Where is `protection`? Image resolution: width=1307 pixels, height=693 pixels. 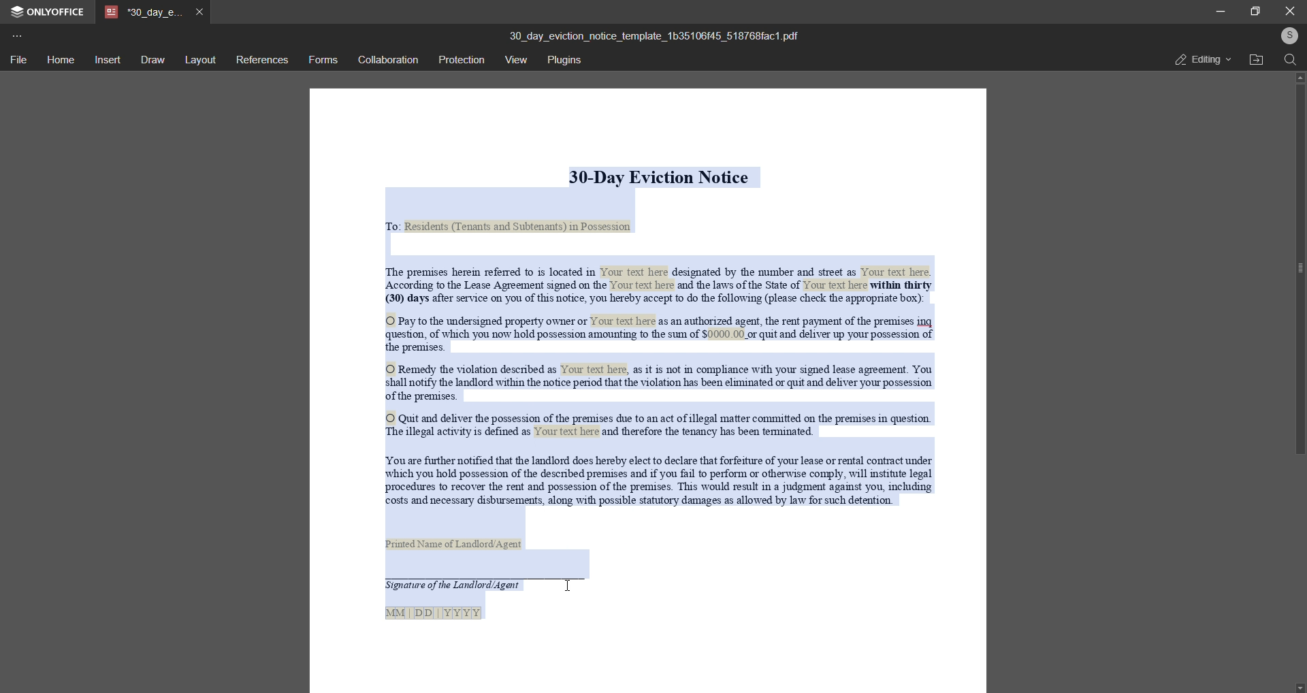 protection is located at coordinates (461, 59).